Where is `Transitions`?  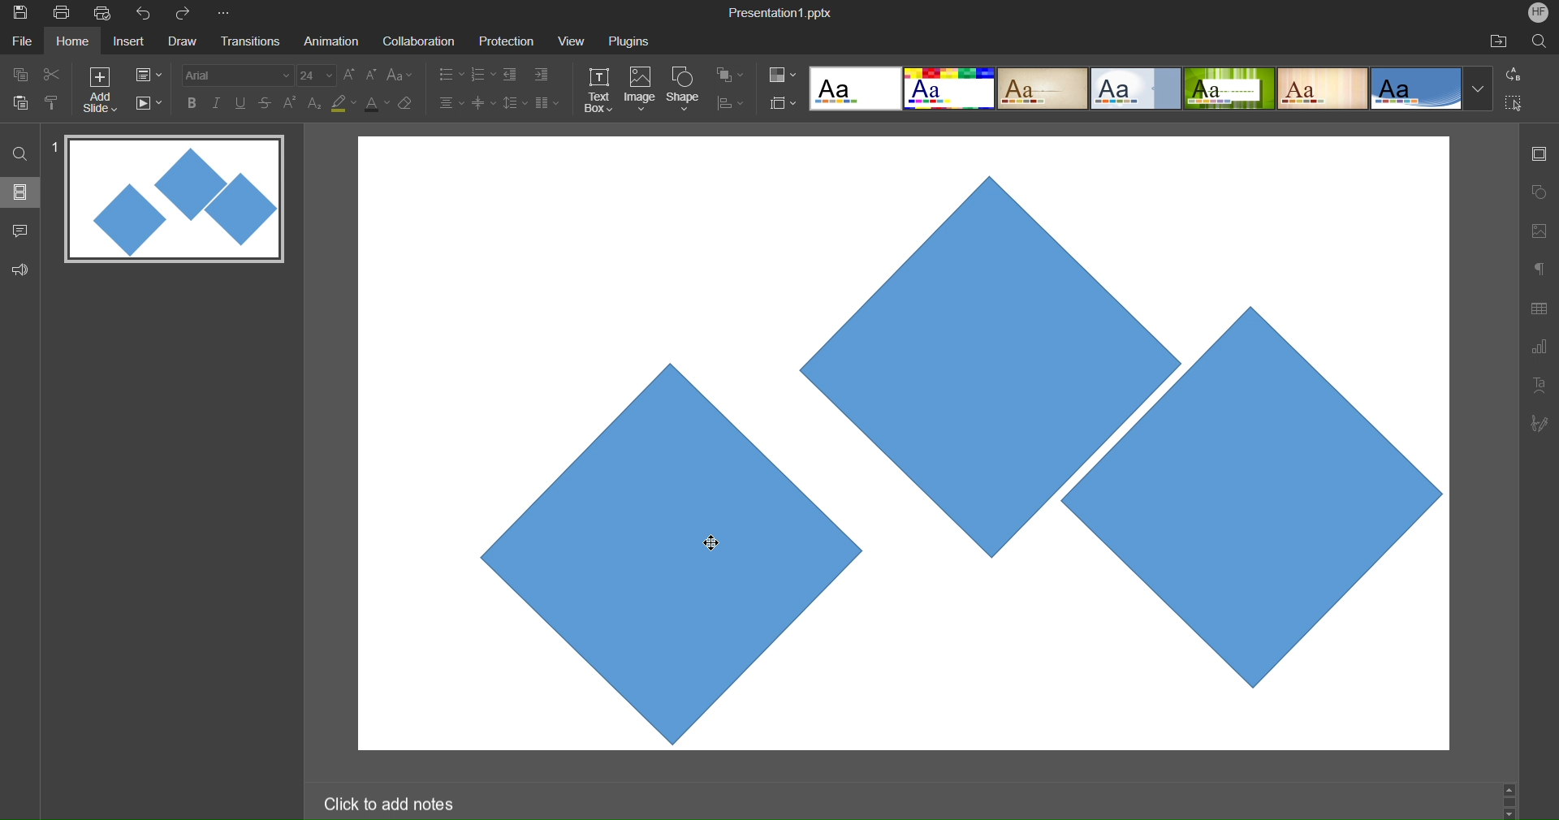
Transitions is located at coordinates (248, 42).